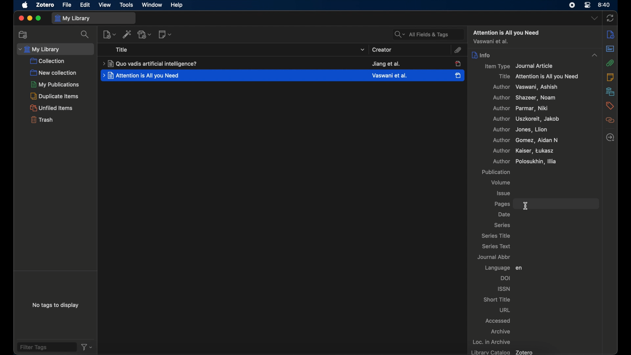 The image size is (631, 355). What do you see at coordinates (611, 78) in the screenshot?
I see `notes ` at bounding box center [611, 78].